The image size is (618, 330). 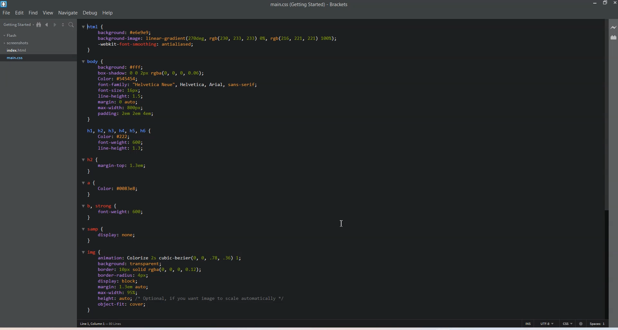 What do you see at coordinates (605, 167) in the screenshot?
I see `Vertical Scroll bar` at bounding box center [605, 167].